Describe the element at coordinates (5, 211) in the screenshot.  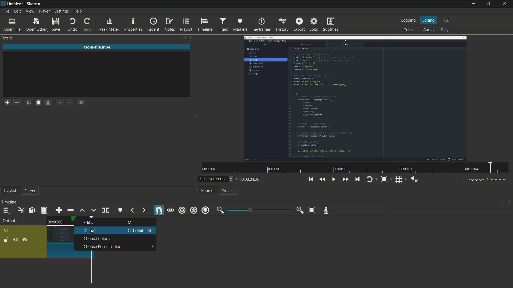
I see `timeline menu` at that location.